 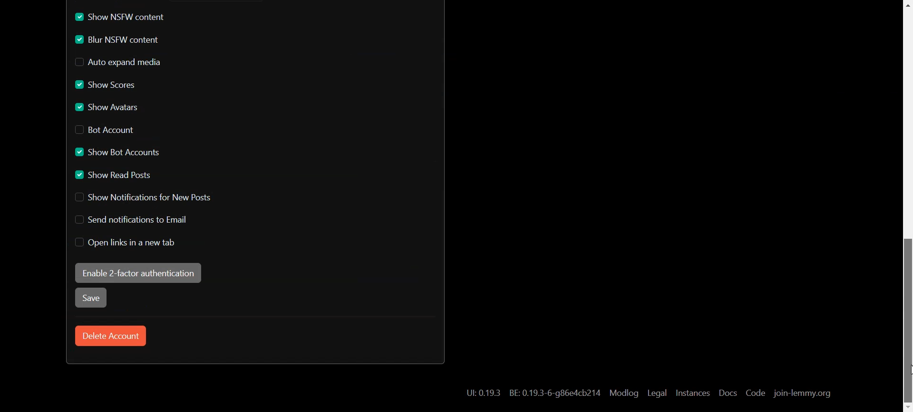 I want to click on Docs, so click(x=727, y=393).